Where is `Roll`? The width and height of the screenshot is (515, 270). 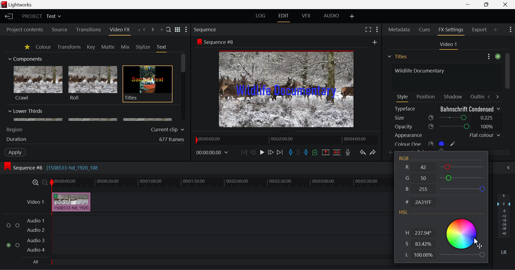 Roll is located at coordinates (92, 83).